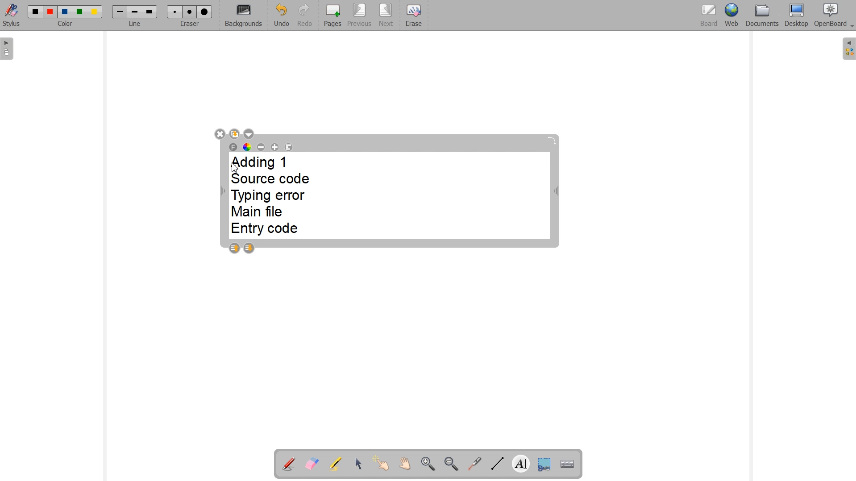 The width and height of the screenshot is (856, 481). What do you see at coordinates (405, 464) in the screenshot?
I see `Scroll page` at bounding box center [405, 464].